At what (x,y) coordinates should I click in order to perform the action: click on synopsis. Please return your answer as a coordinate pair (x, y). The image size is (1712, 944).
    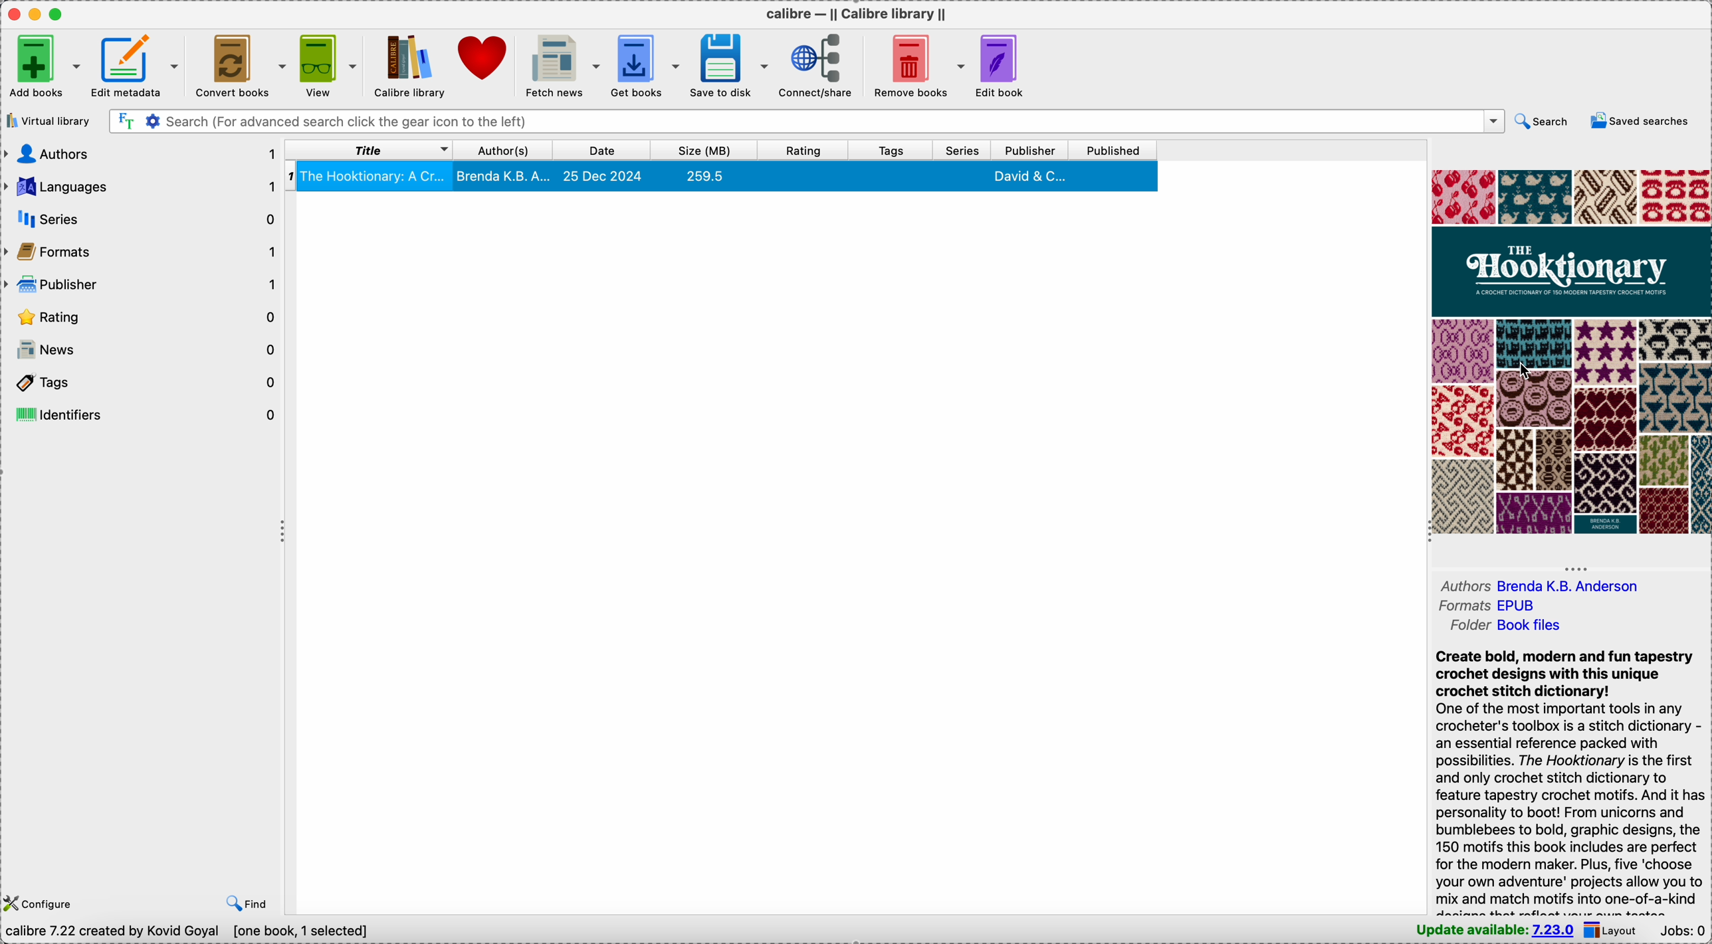
    Looking at the image, I should click on (1572, 781).